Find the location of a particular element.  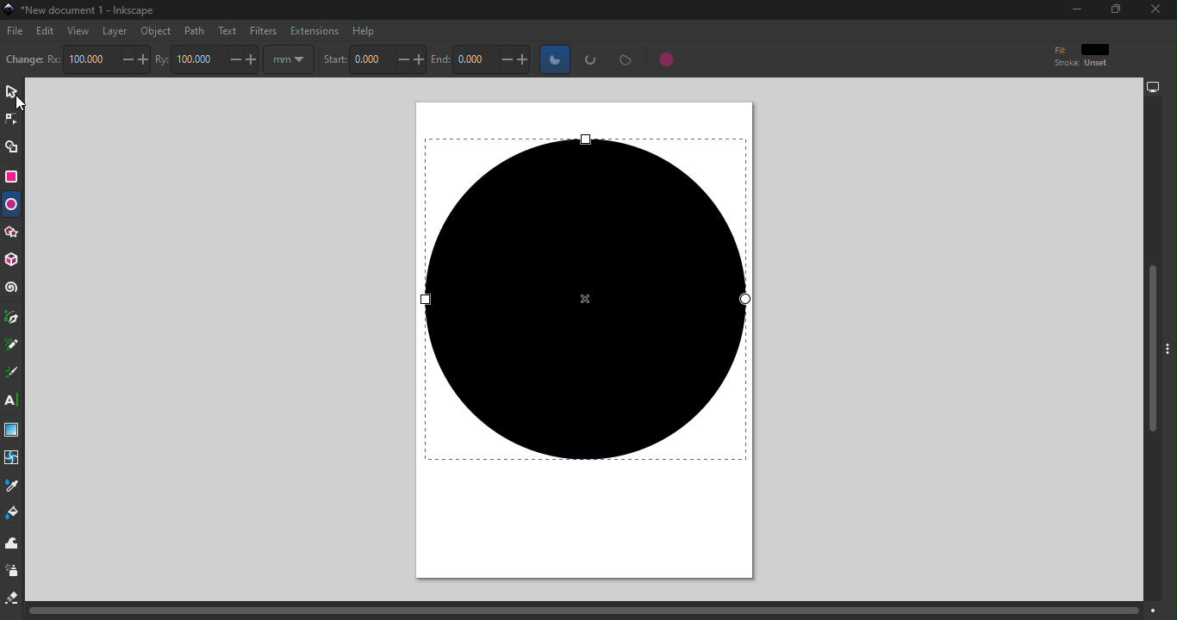

Unset stroke is located at coordinates (1097, 64).